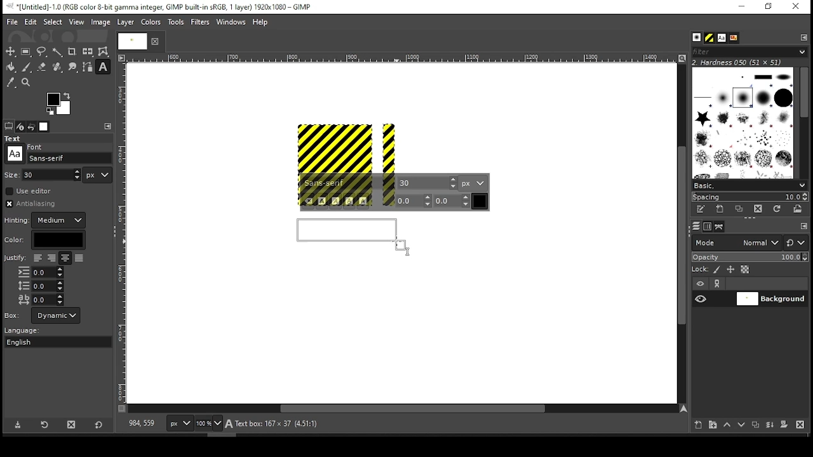 The image size is (813, 457). I want to click on , so click(13, 315).